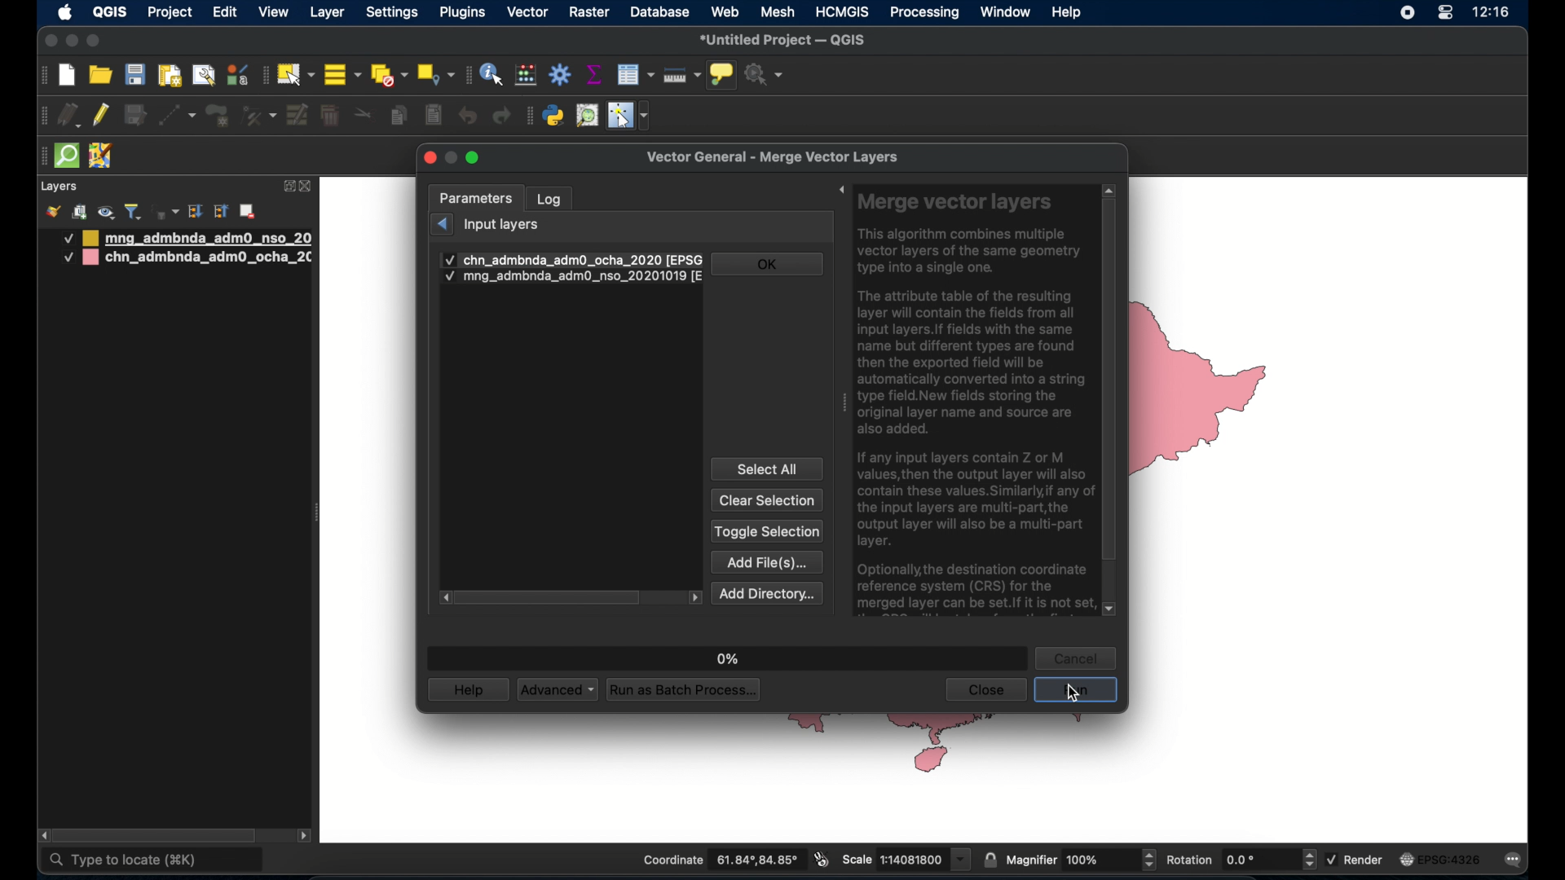 This screenshot has width=1565, height=880. What do you see at coordinates (768, 561) in the screenshot?
I see `add file(s)` at bounding box center [768, 561].